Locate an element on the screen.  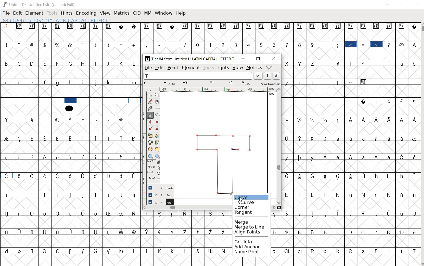
Symbol is located at coordinates (351, 195).